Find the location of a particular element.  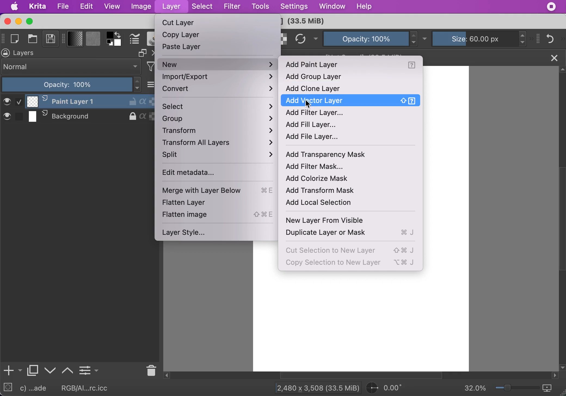

rgb/AI...rc.icc is located at coordinates (88, 388).